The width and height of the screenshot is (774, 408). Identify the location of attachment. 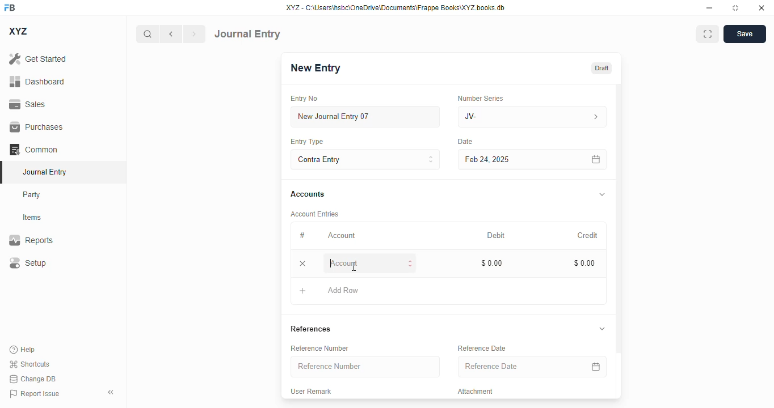
(477, 392).